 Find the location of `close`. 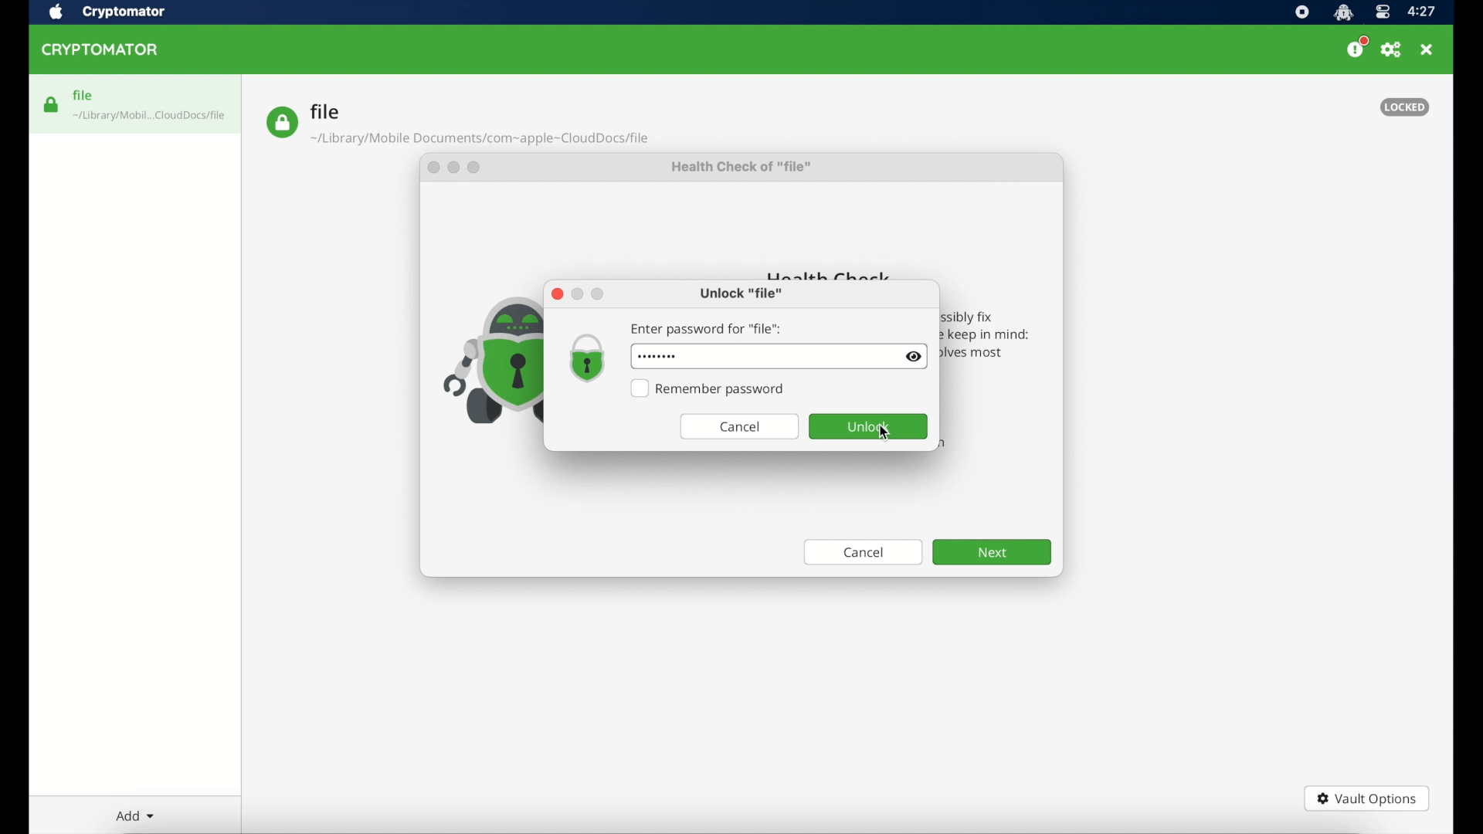

close is located at coordinates (1428, 50).